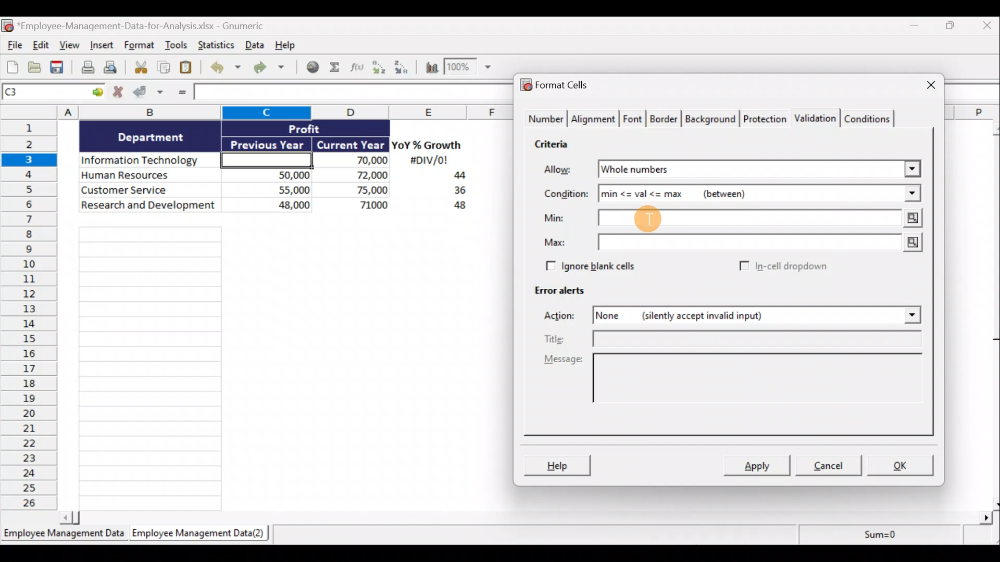 The width and height of the screenshot is (1000, 562). What do you see at coordinates (58, 68) in the screenshot?
I see `Save current workbook` at bounding box center [58, 68].